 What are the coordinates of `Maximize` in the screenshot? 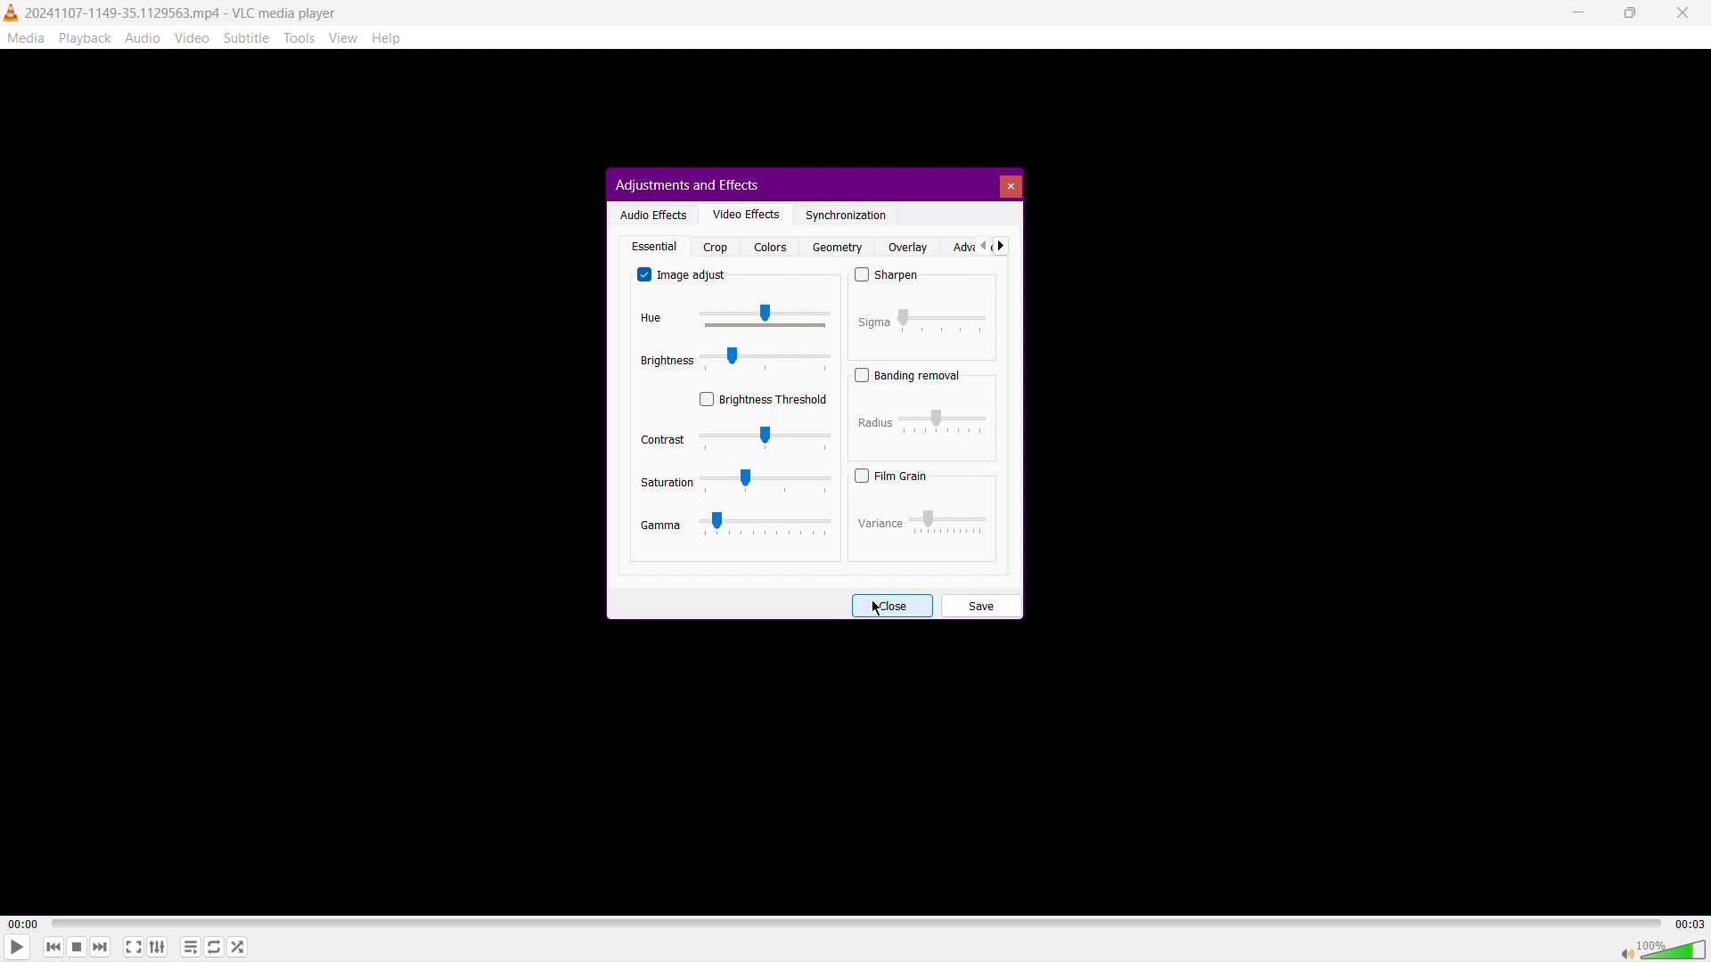 It's located at (1630, 13).